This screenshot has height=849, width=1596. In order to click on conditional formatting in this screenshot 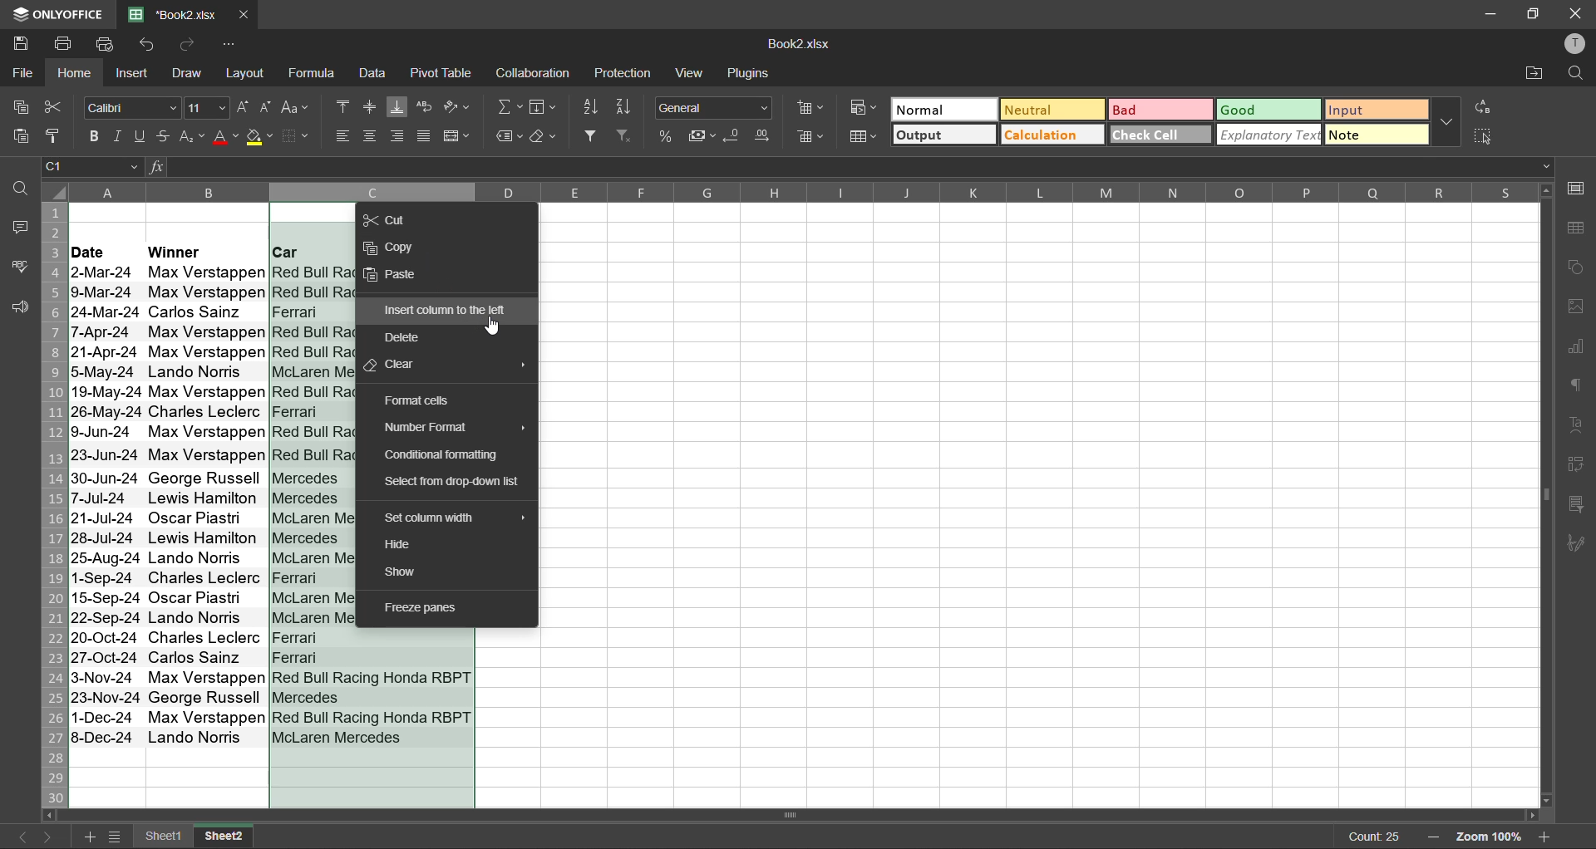, I will do `click(865, 109)`.